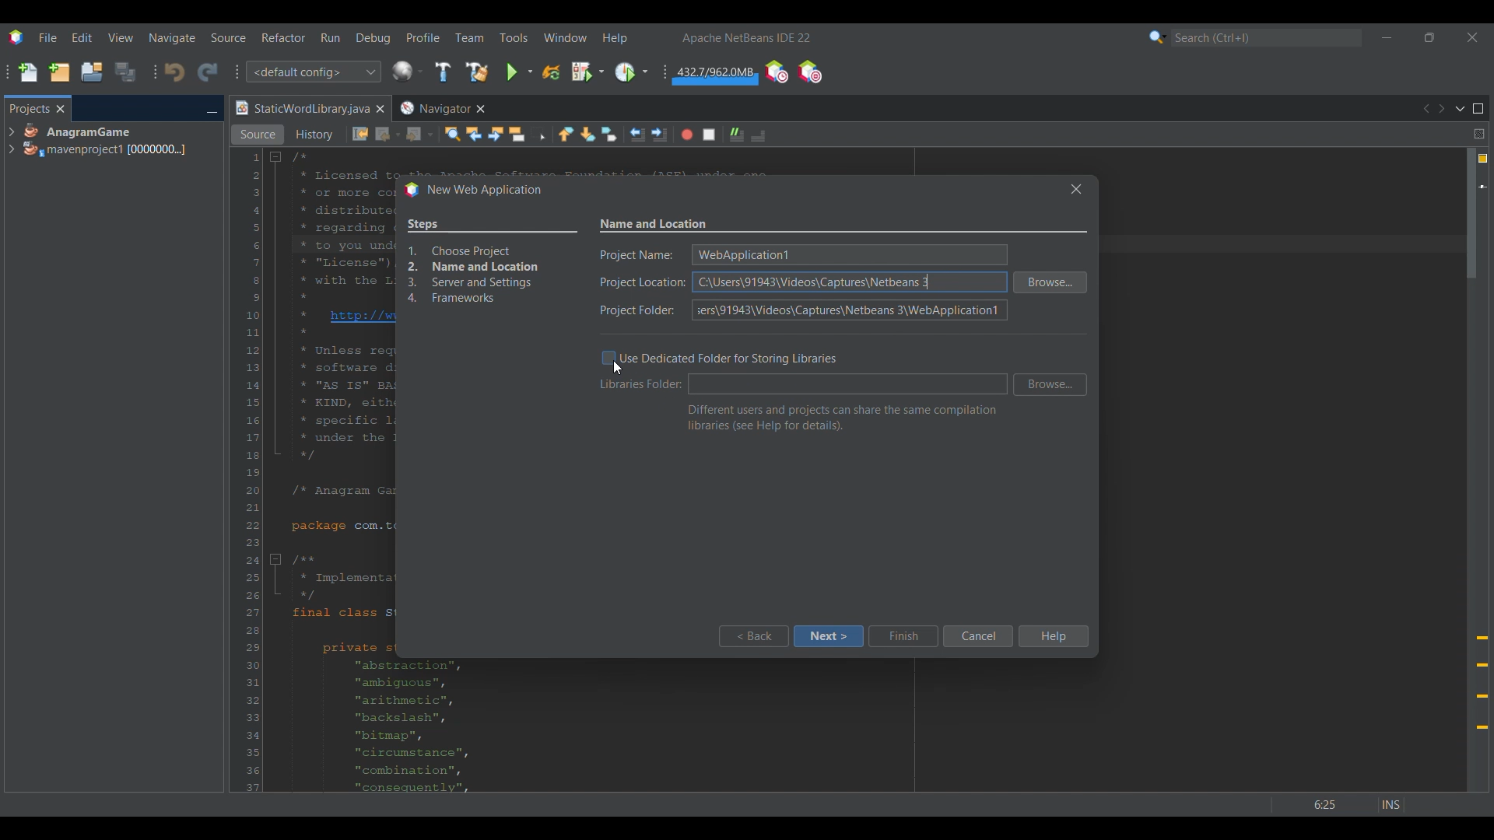  What do you see at coordinates (92, 72) in the screenshot?
I see `Open project` at bounding box center [92, 72].